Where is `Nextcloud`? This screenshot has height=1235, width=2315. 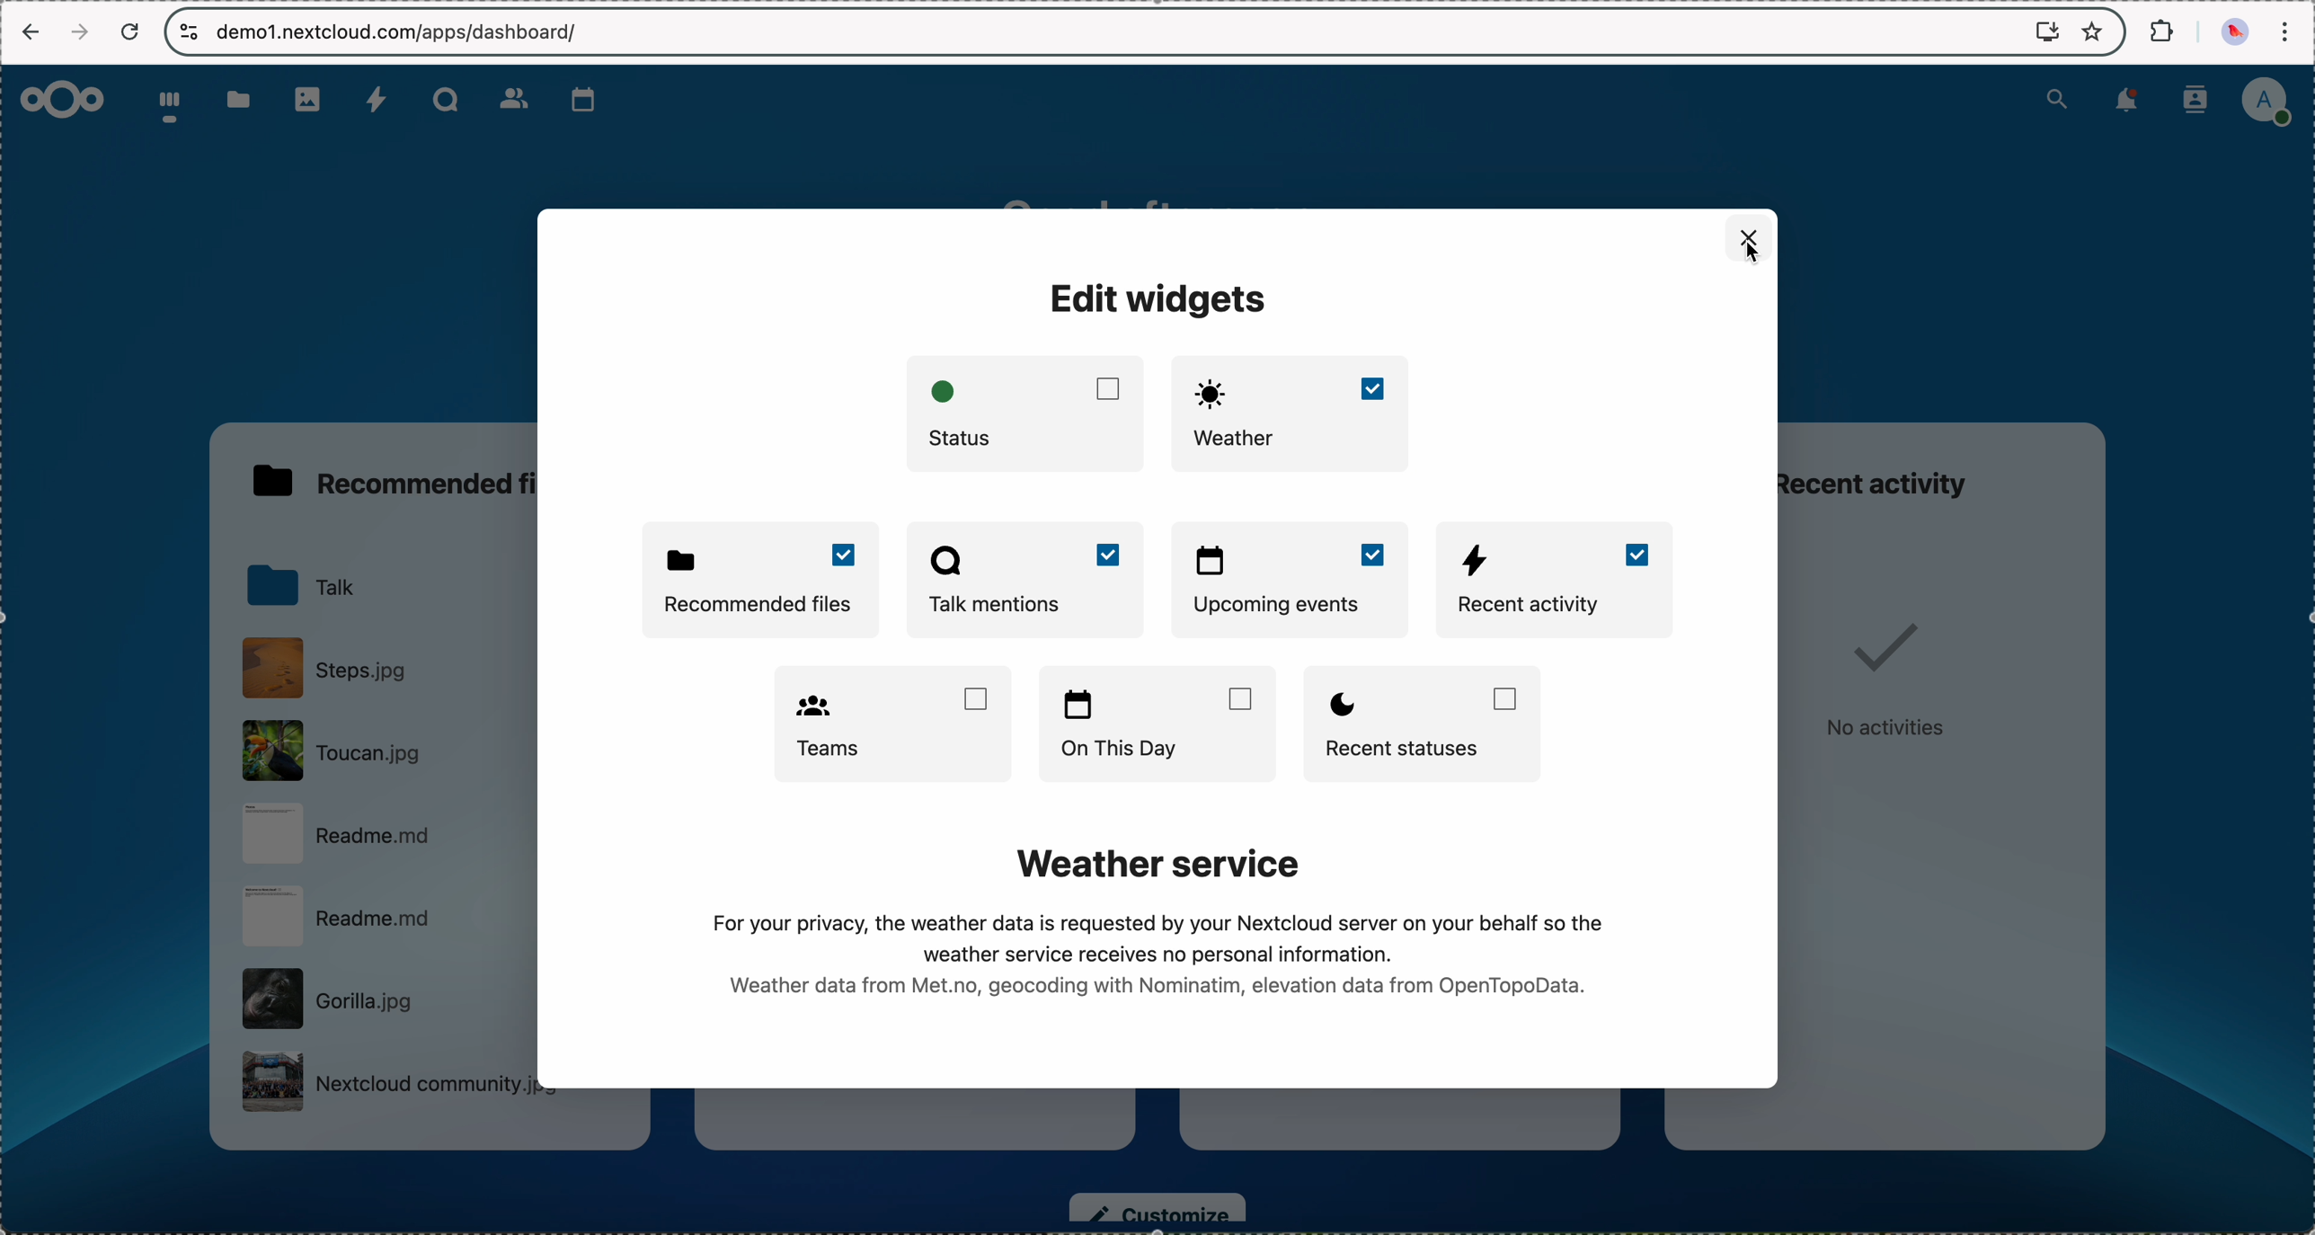 Nextcloud is located at coordinates (64, 99).